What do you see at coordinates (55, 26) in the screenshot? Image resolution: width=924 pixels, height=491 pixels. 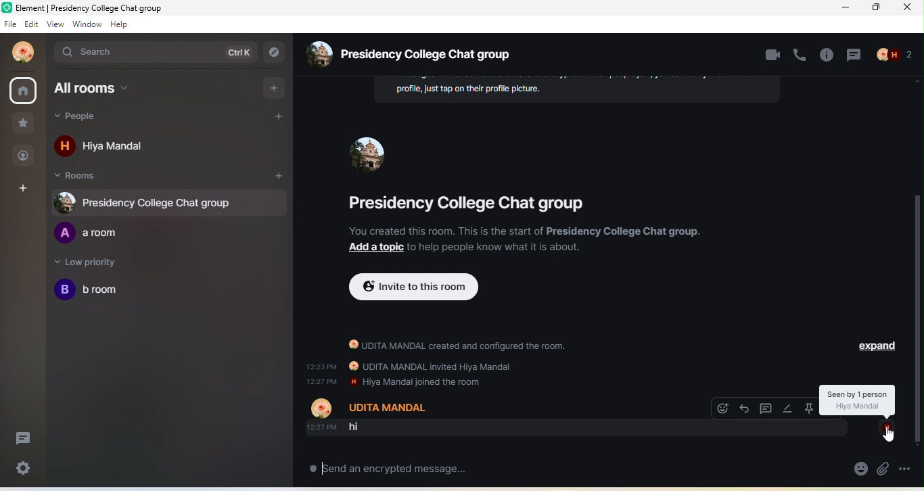 I see `view` at bounding box center [55, 26].